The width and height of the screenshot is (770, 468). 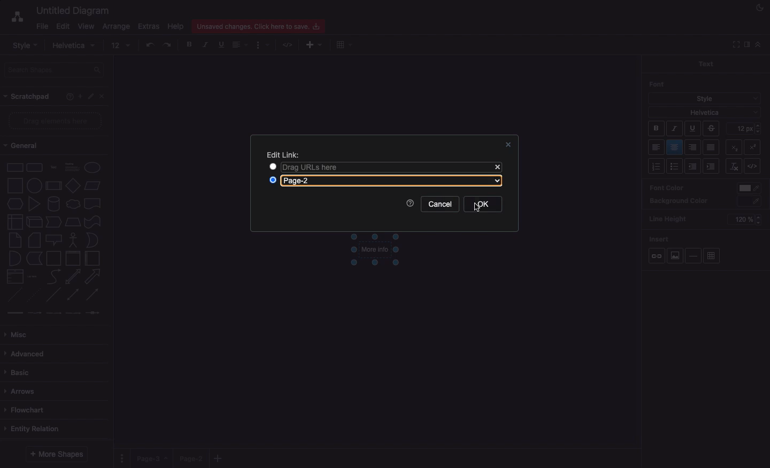 I want to click on Help, so click(x=67, y=98).